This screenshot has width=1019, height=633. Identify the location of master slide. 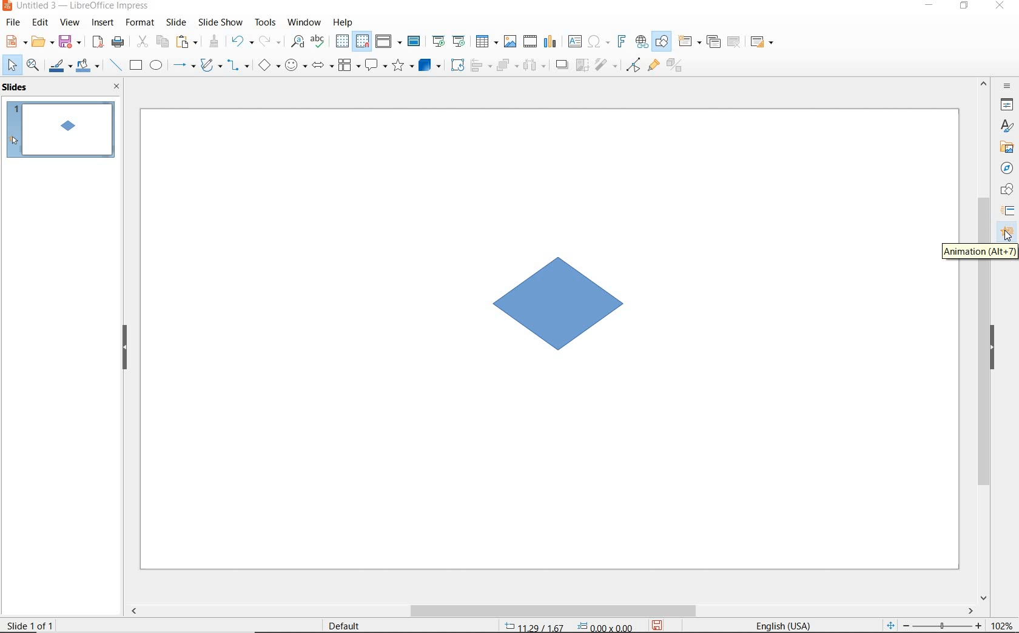
(415, 41).